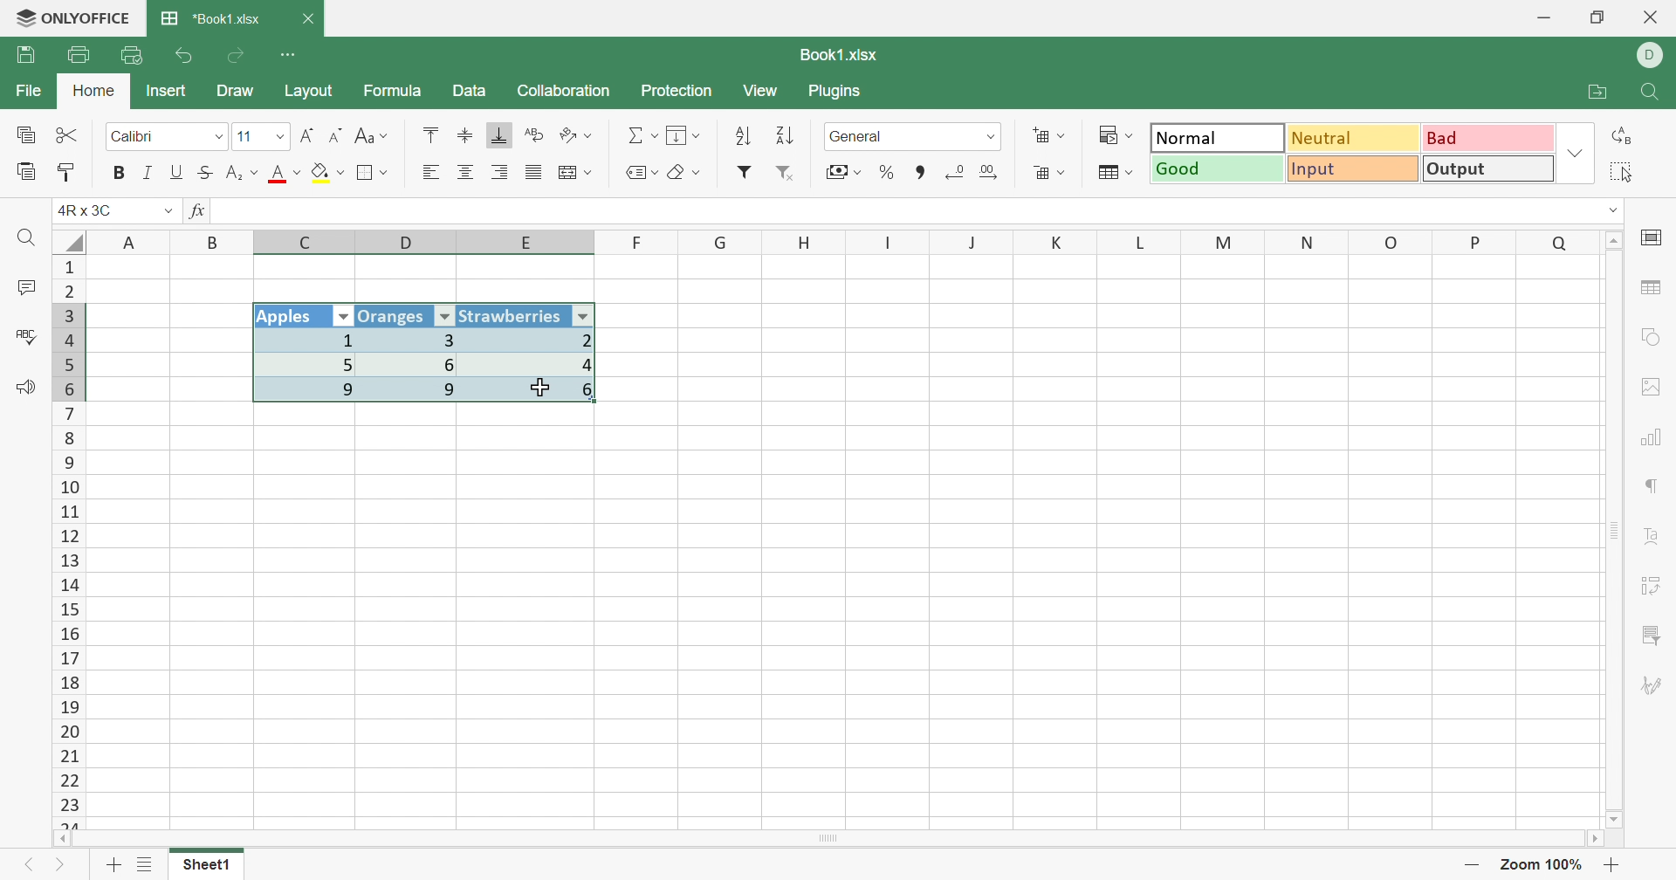 This screenshot has width=1676, height=880. I want to click on Text Art settings, so click(1656, 538).